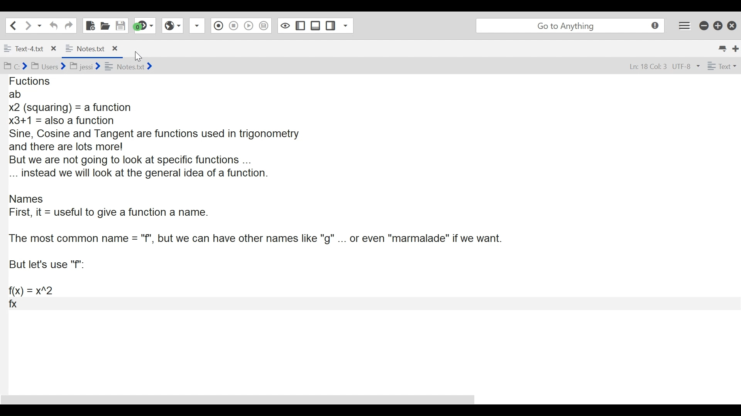 This screenshot has height=416, width=741. I want to click on Go Forward one location, so click(27, 25).